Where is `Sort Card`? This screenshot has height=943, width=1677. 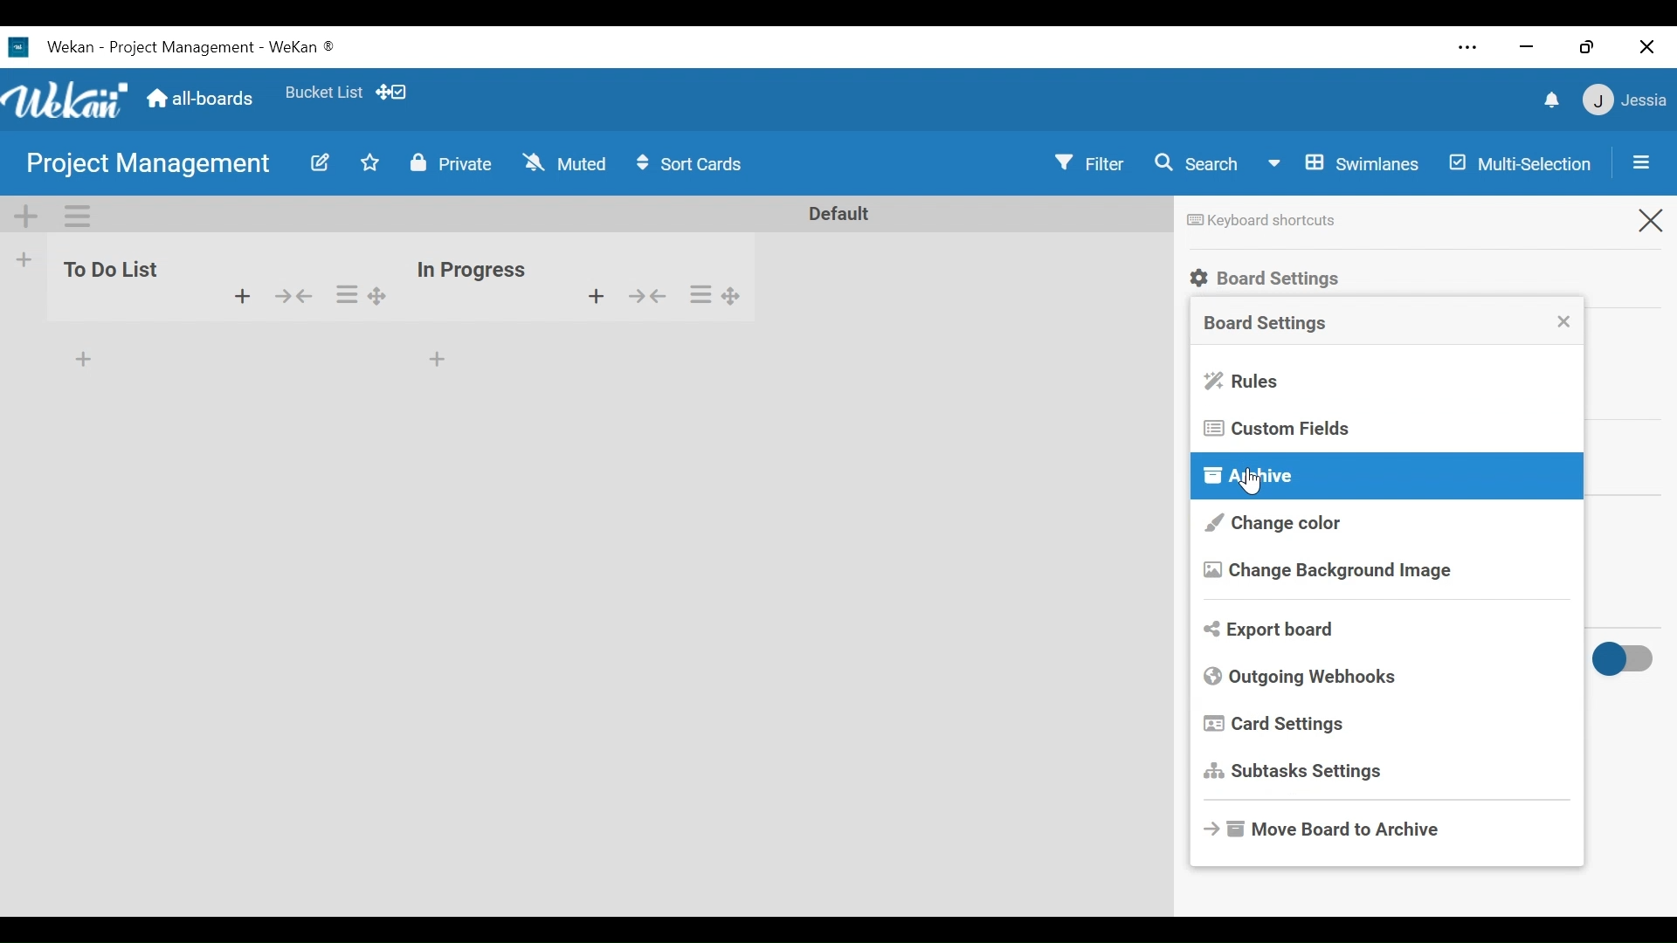 Sort Card is located at coordinates (698, 164).